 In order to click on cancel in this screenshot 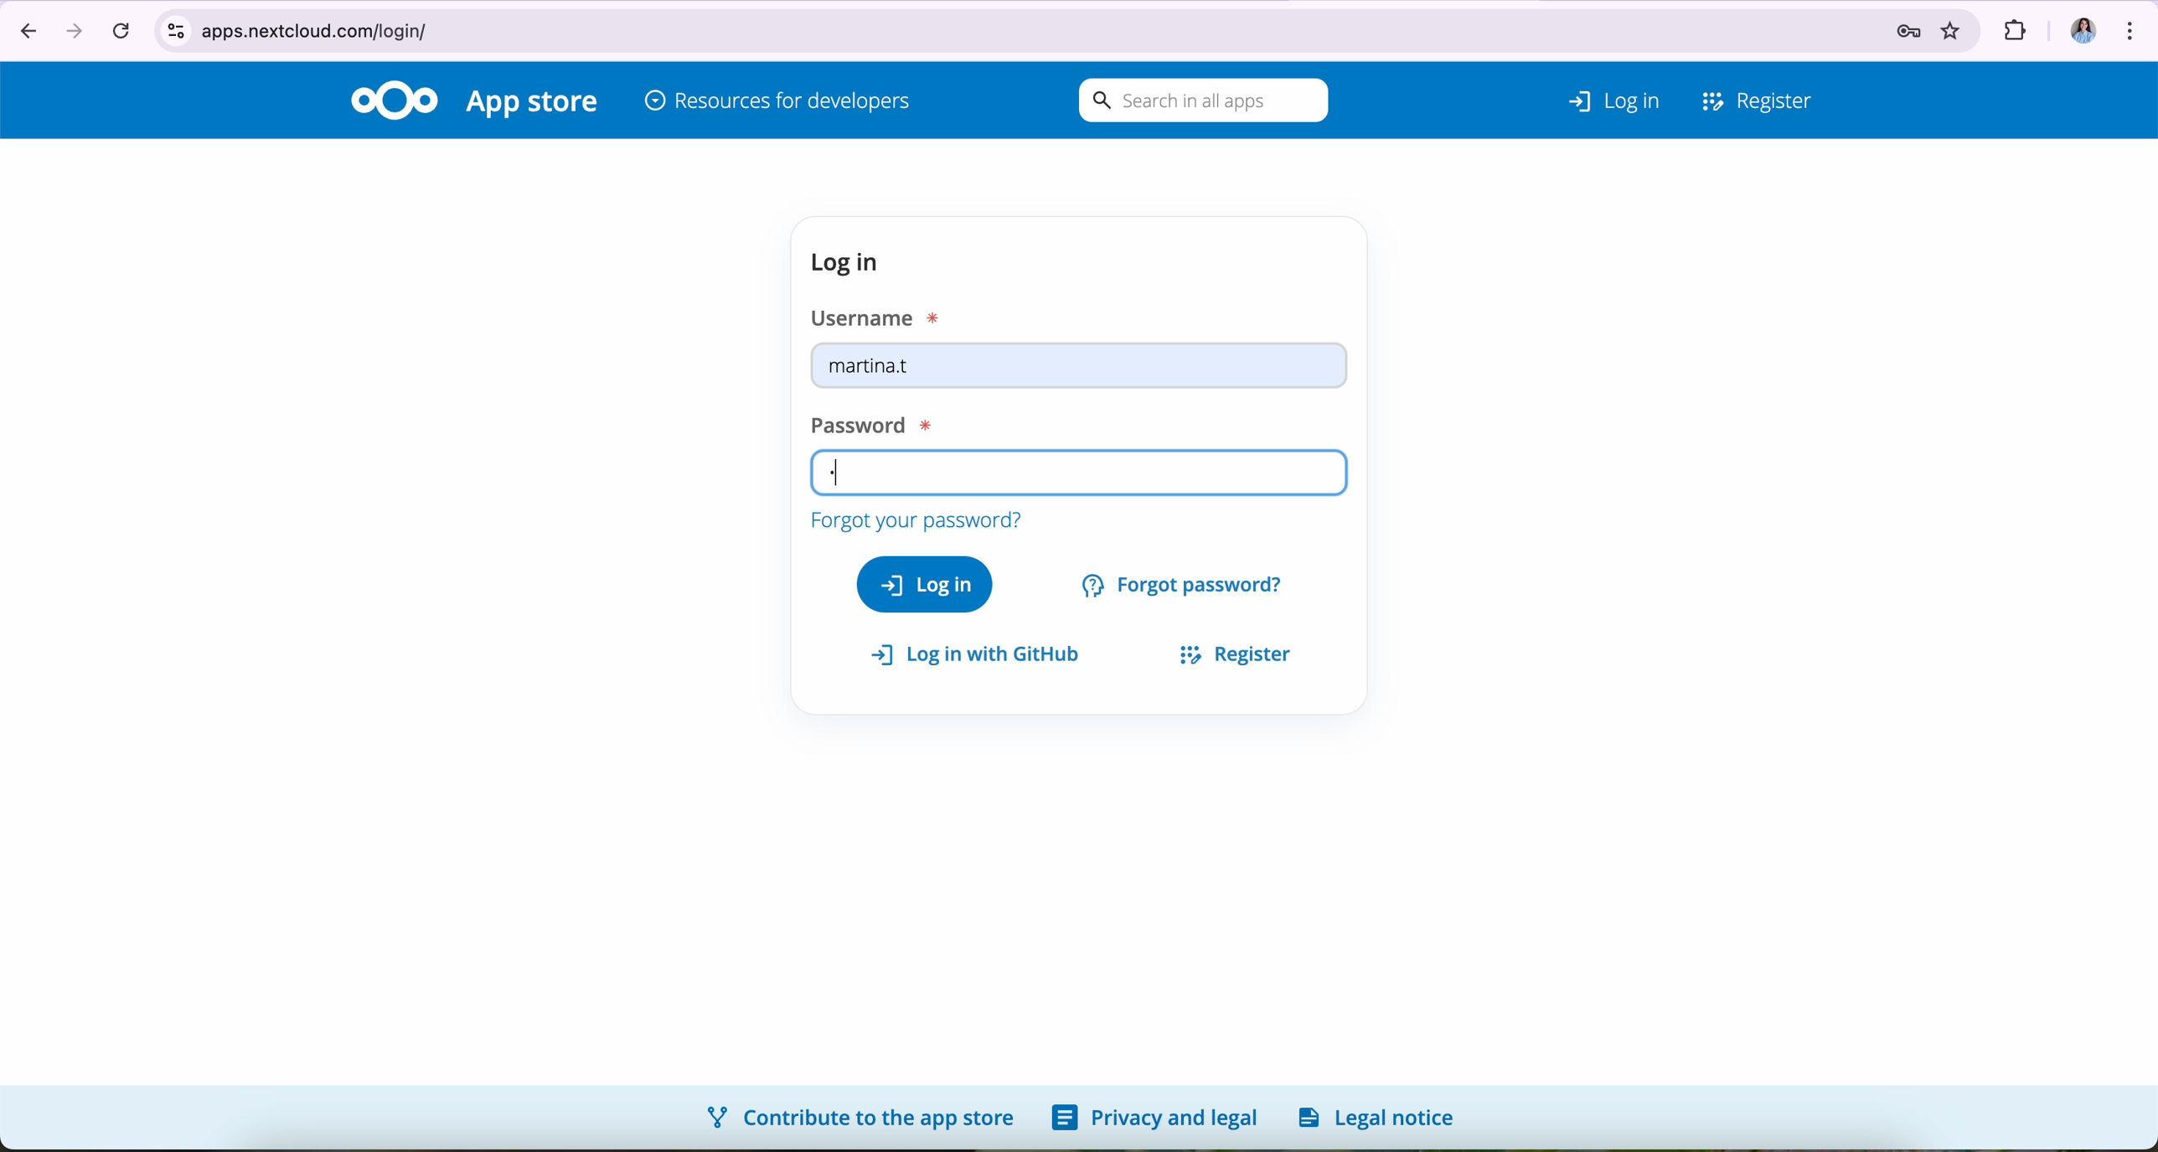, I will do `click(120, 29)`.